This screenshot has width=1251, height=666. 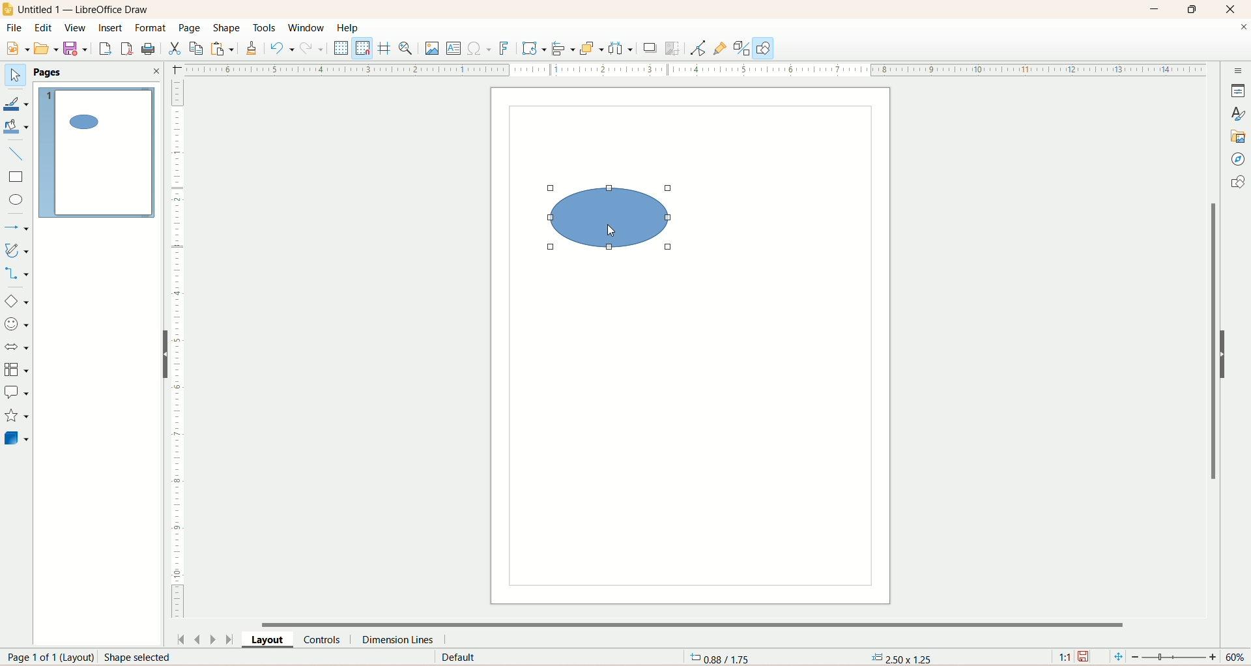 What do you see at coordinates (611, 216) in the screenshot?
I see `shape selected` at bounding box center [611, 216].